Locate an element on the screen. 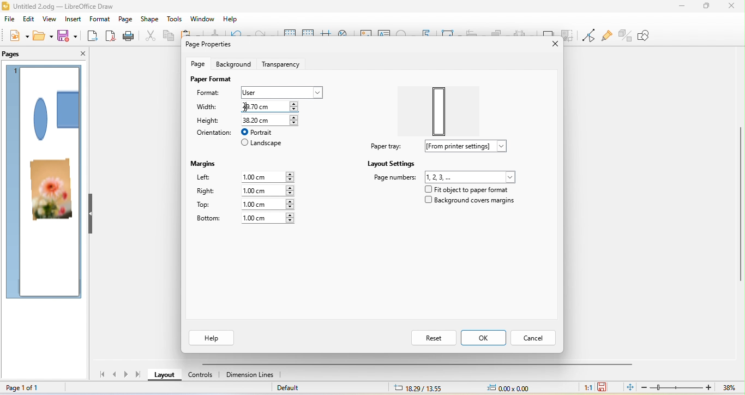 This screenshot has height=395, width=745. maximize is located at coordinates (706, 9).